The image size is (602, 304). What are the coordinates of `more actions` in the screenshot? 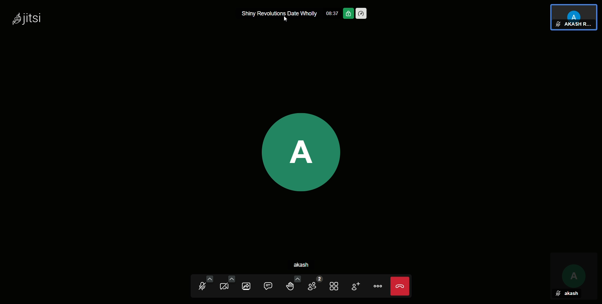 It's located at (378, 286).